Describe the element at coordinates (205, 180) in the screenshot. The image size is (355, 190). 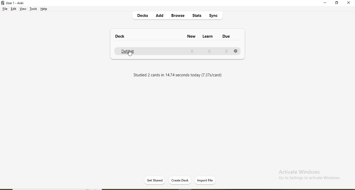
I see `import file` at that location.